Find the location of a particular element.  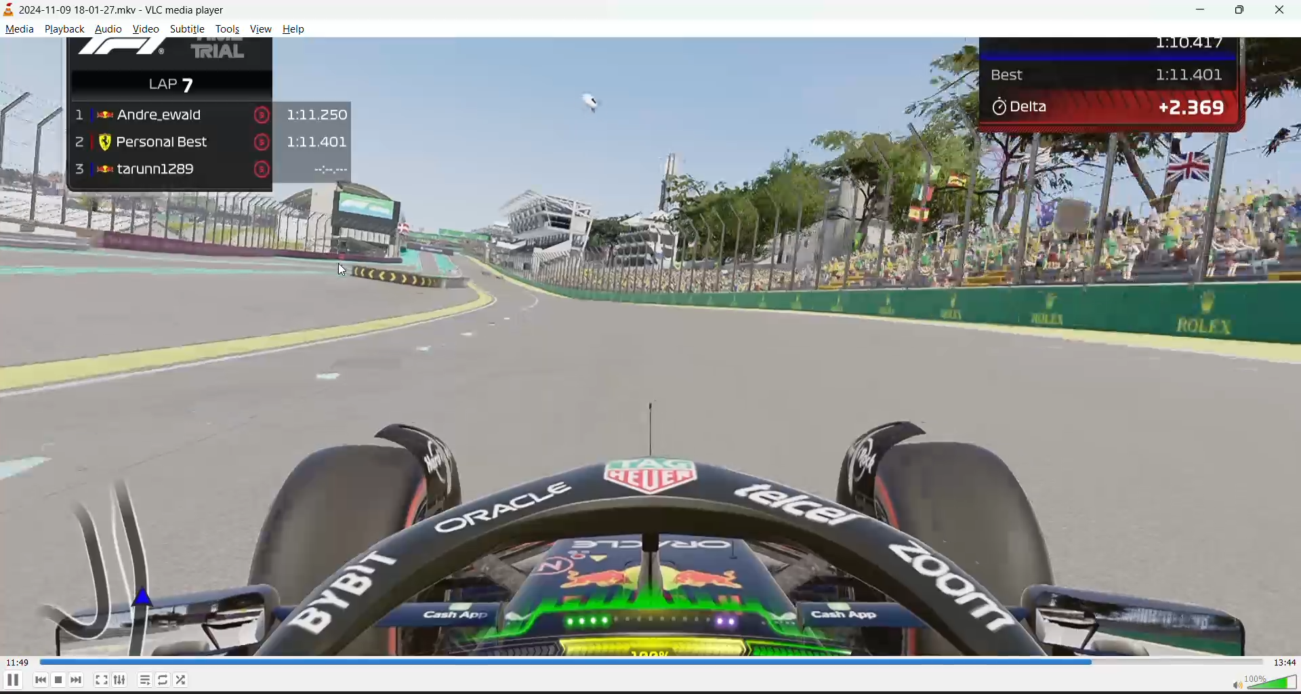

total track time is located at coordinates (1285, 662).